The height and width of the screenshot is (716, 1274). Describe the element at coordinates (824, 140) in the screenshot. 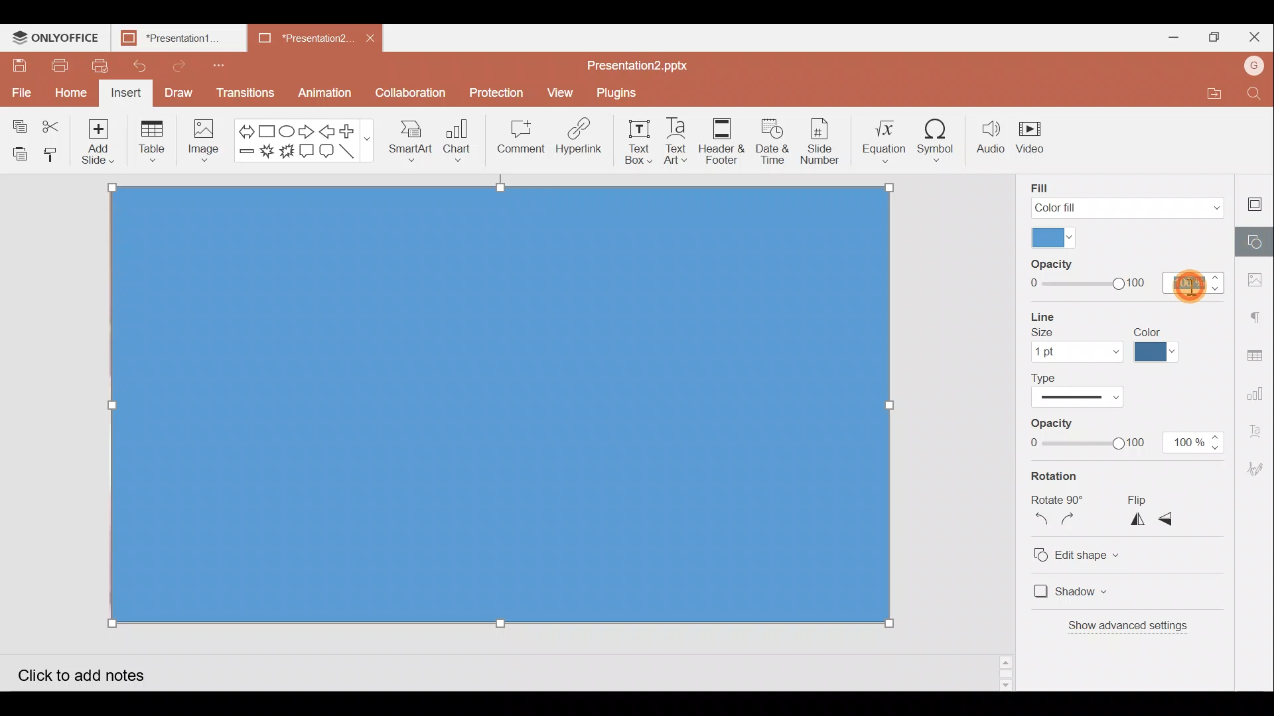

I see `Slide number` at that location.